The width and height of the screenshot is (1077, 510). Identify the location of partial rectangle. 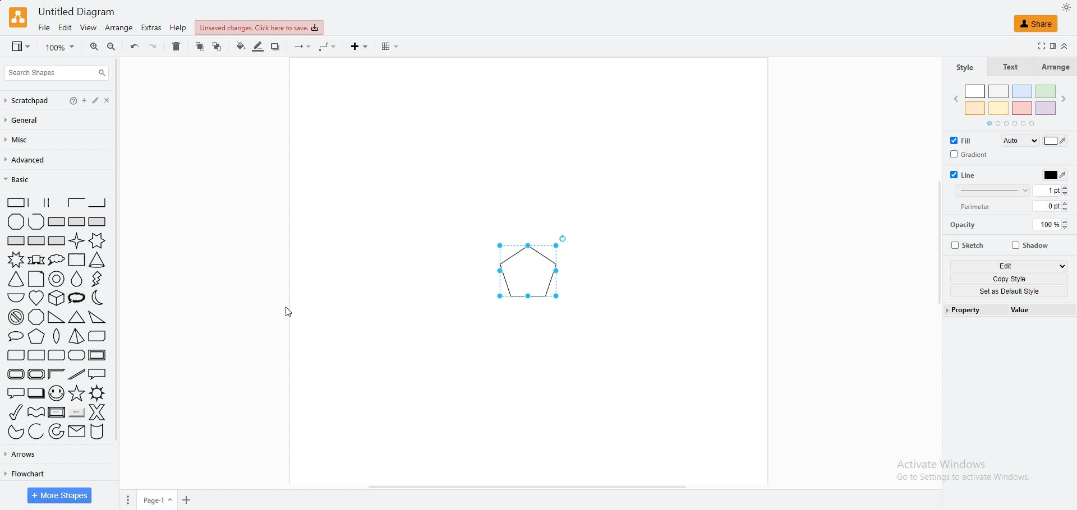
(54, 202).